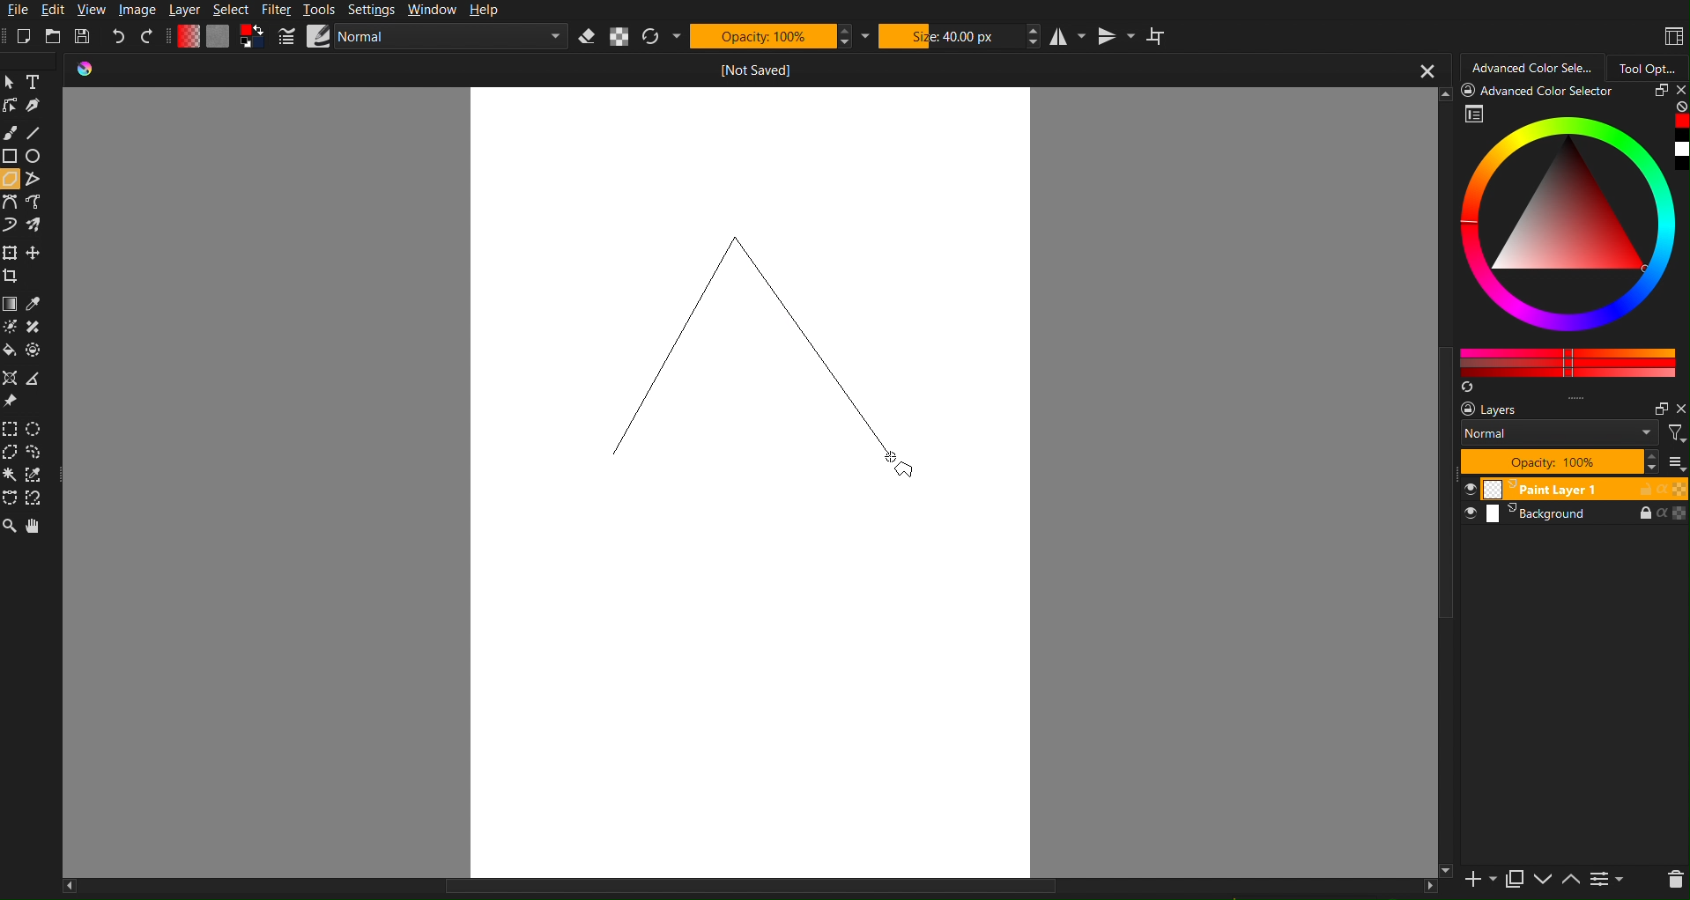  I want to click on crop the image to an area, so click(11, 277).